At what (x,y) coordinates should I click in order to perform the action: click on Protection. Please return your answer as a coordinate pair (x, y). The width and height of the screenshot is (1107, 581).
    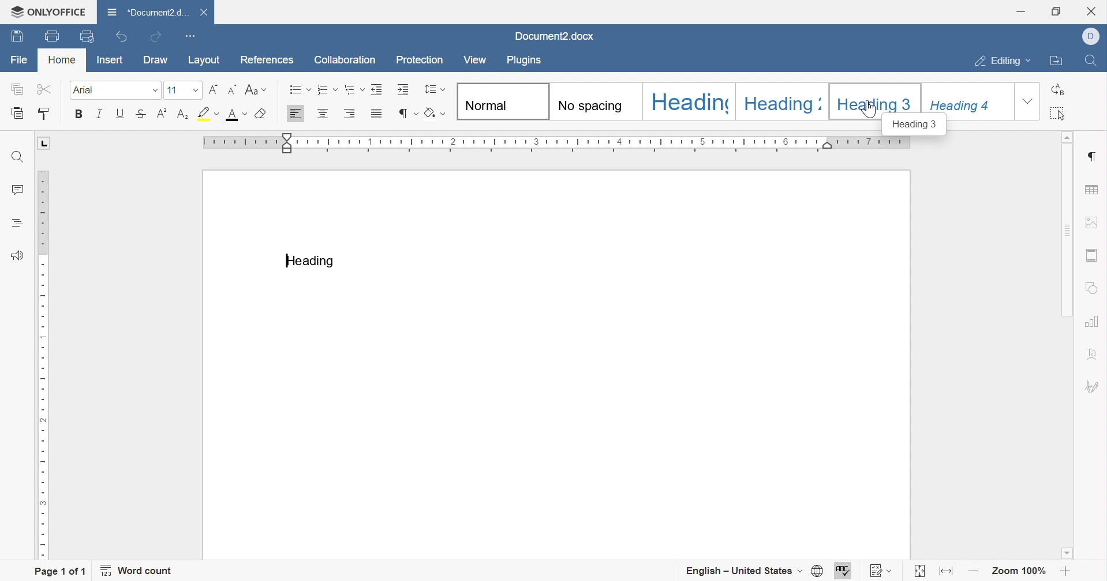
    Looking at the image, I should click on (420, 60).